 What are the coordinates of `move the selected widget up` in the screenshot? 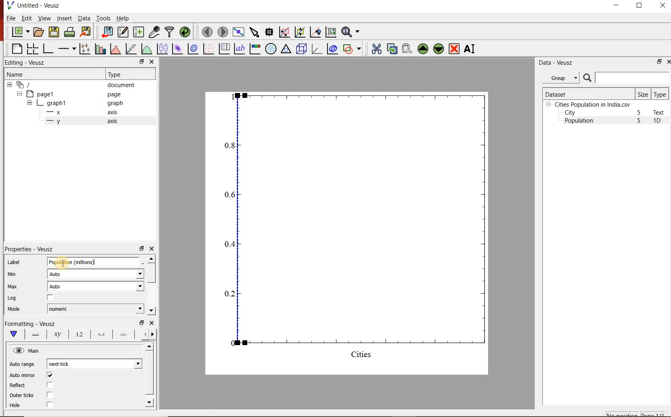 It's located at (423, 48).